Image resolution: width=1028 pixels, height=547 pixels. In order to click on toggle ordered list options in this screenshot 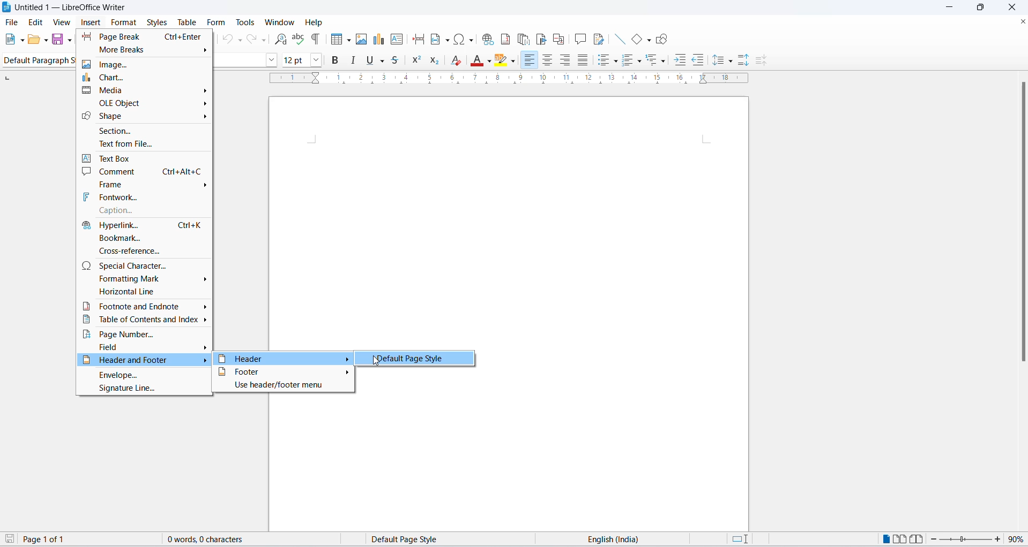, I will do `click(641, 63)`.